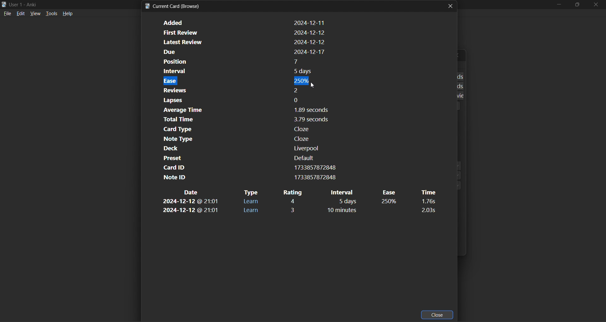 Image resolution: width=606 pixels, height=322 pixels. What do you see at coordinates (294, 209) in the screenshot?
I see `rating` at bounding box center [294, 209].